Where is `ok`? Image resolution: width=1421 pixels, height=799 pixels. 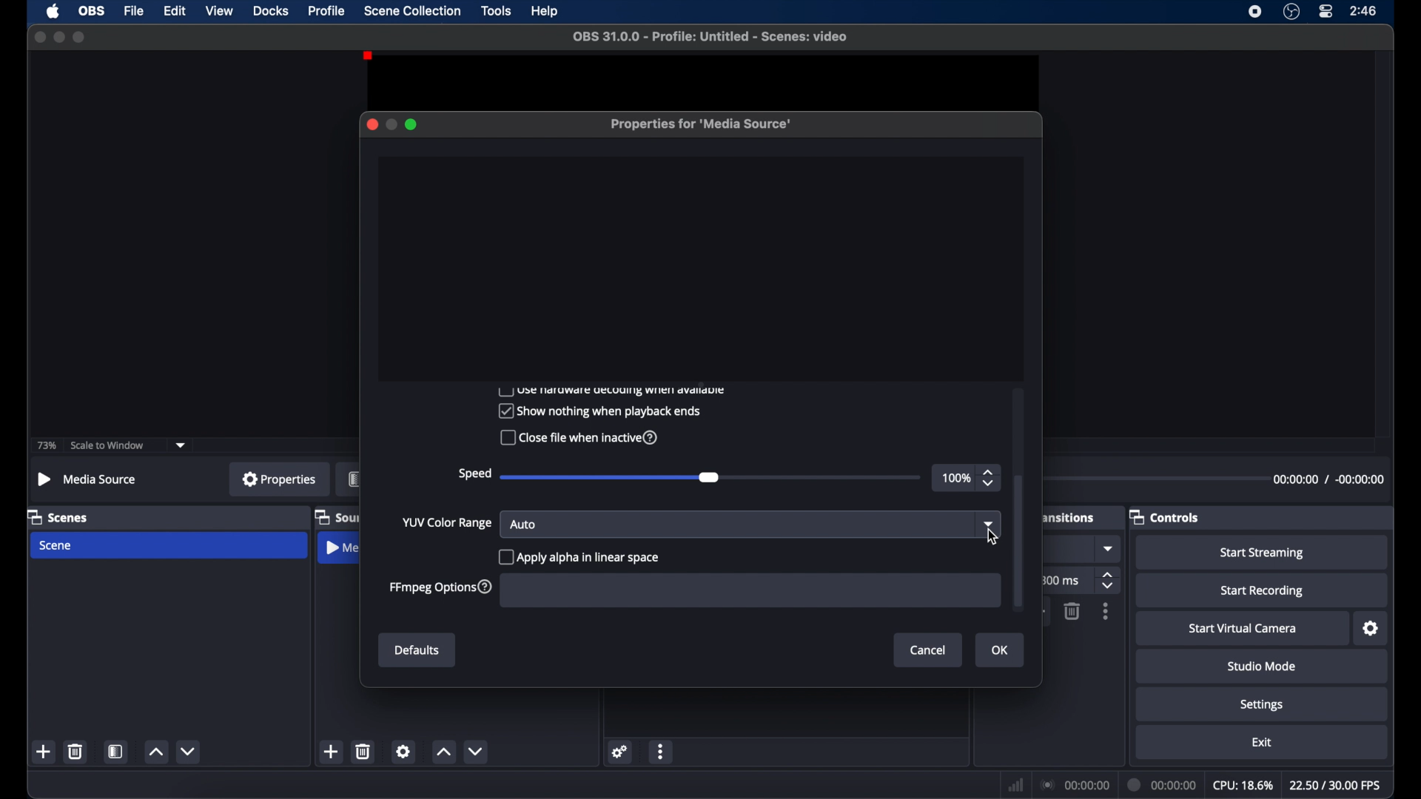
ok is located at coordinates (1002, 651).